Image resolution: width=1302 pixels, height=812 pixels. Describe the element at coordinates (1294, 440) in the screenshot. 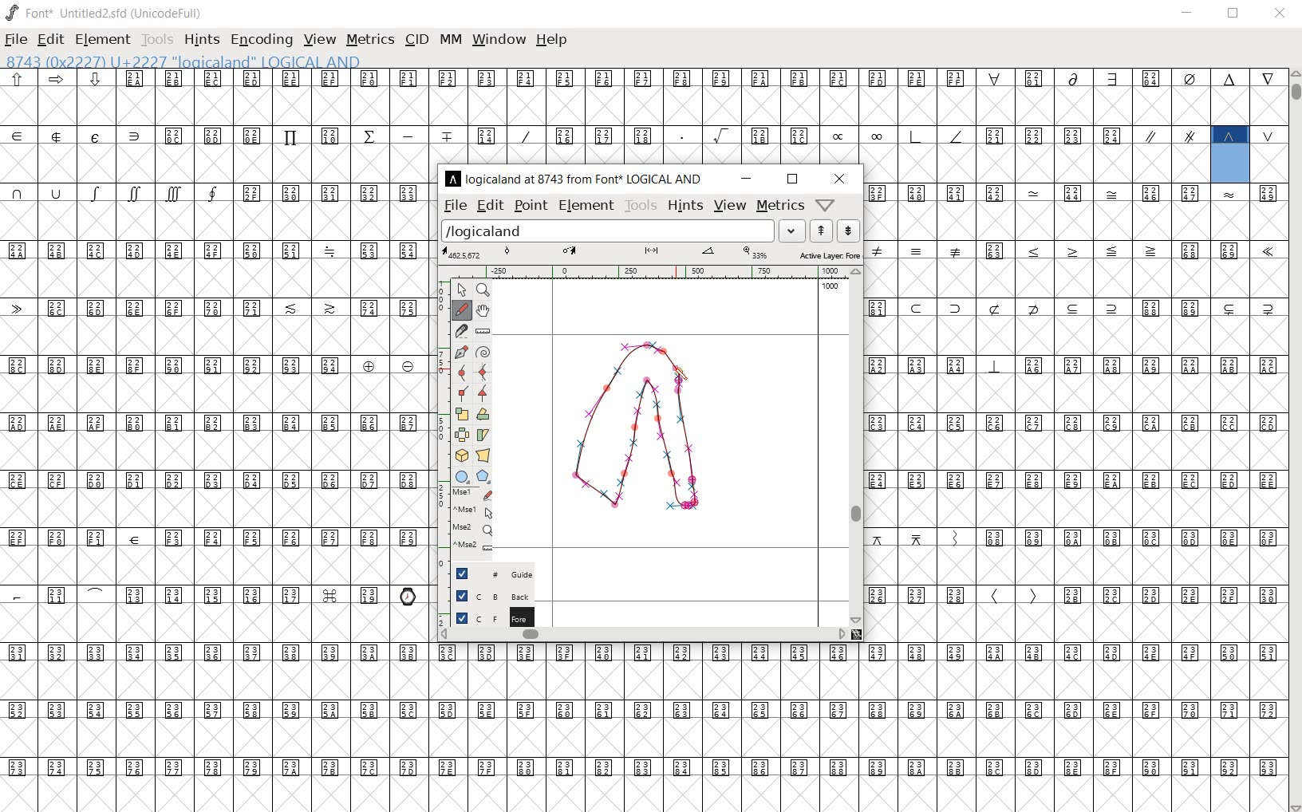

I see `scrollbar` at that location.